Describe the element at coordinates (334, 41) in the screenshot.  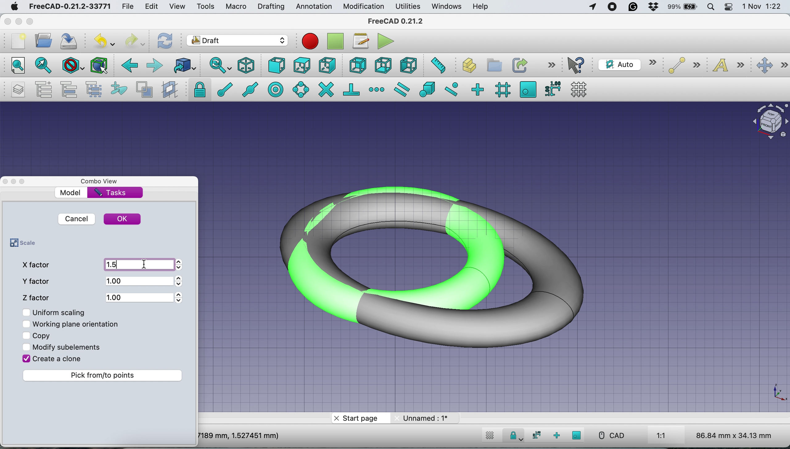
I see `stop debugging` at that location.